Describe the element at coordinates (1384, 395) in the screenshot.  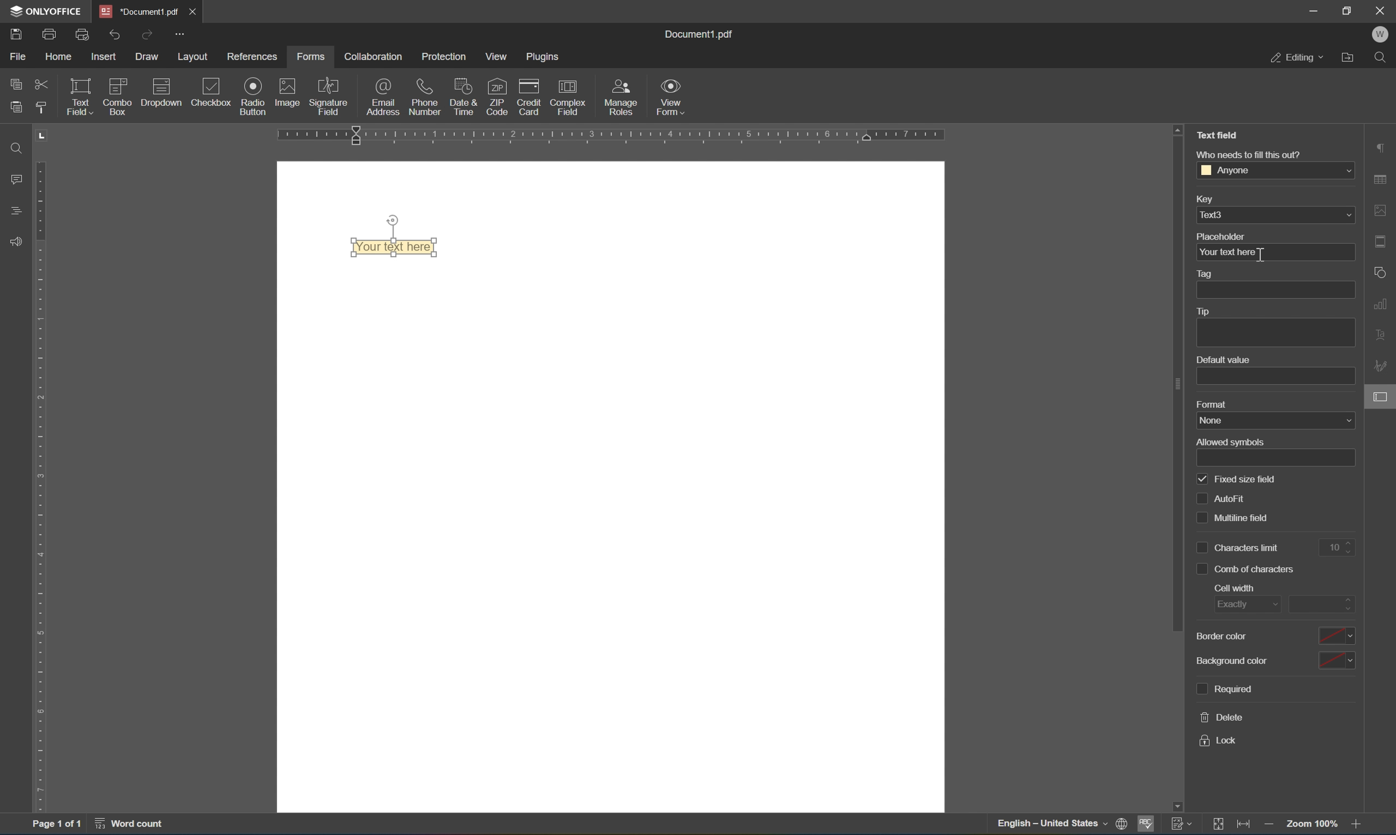
I see `form settings` at that location.